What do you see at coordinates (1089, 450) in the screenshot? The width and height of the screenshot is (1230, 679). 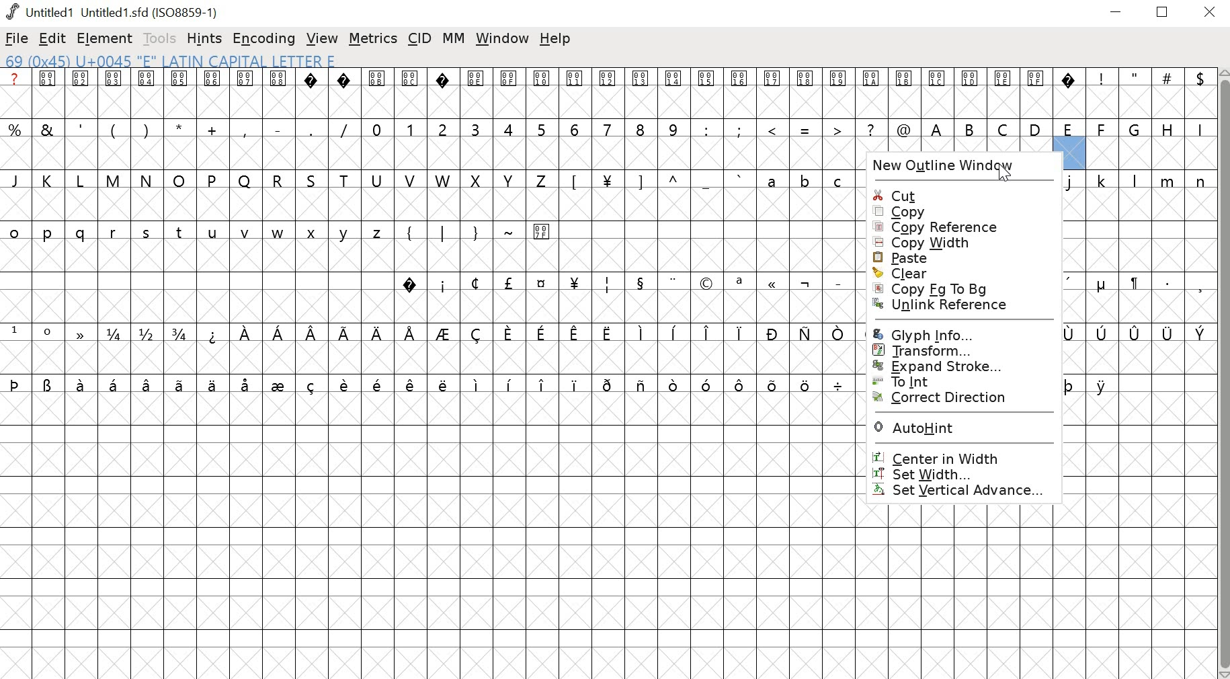 I see `empty cells` at bounding box center [1089, 450].